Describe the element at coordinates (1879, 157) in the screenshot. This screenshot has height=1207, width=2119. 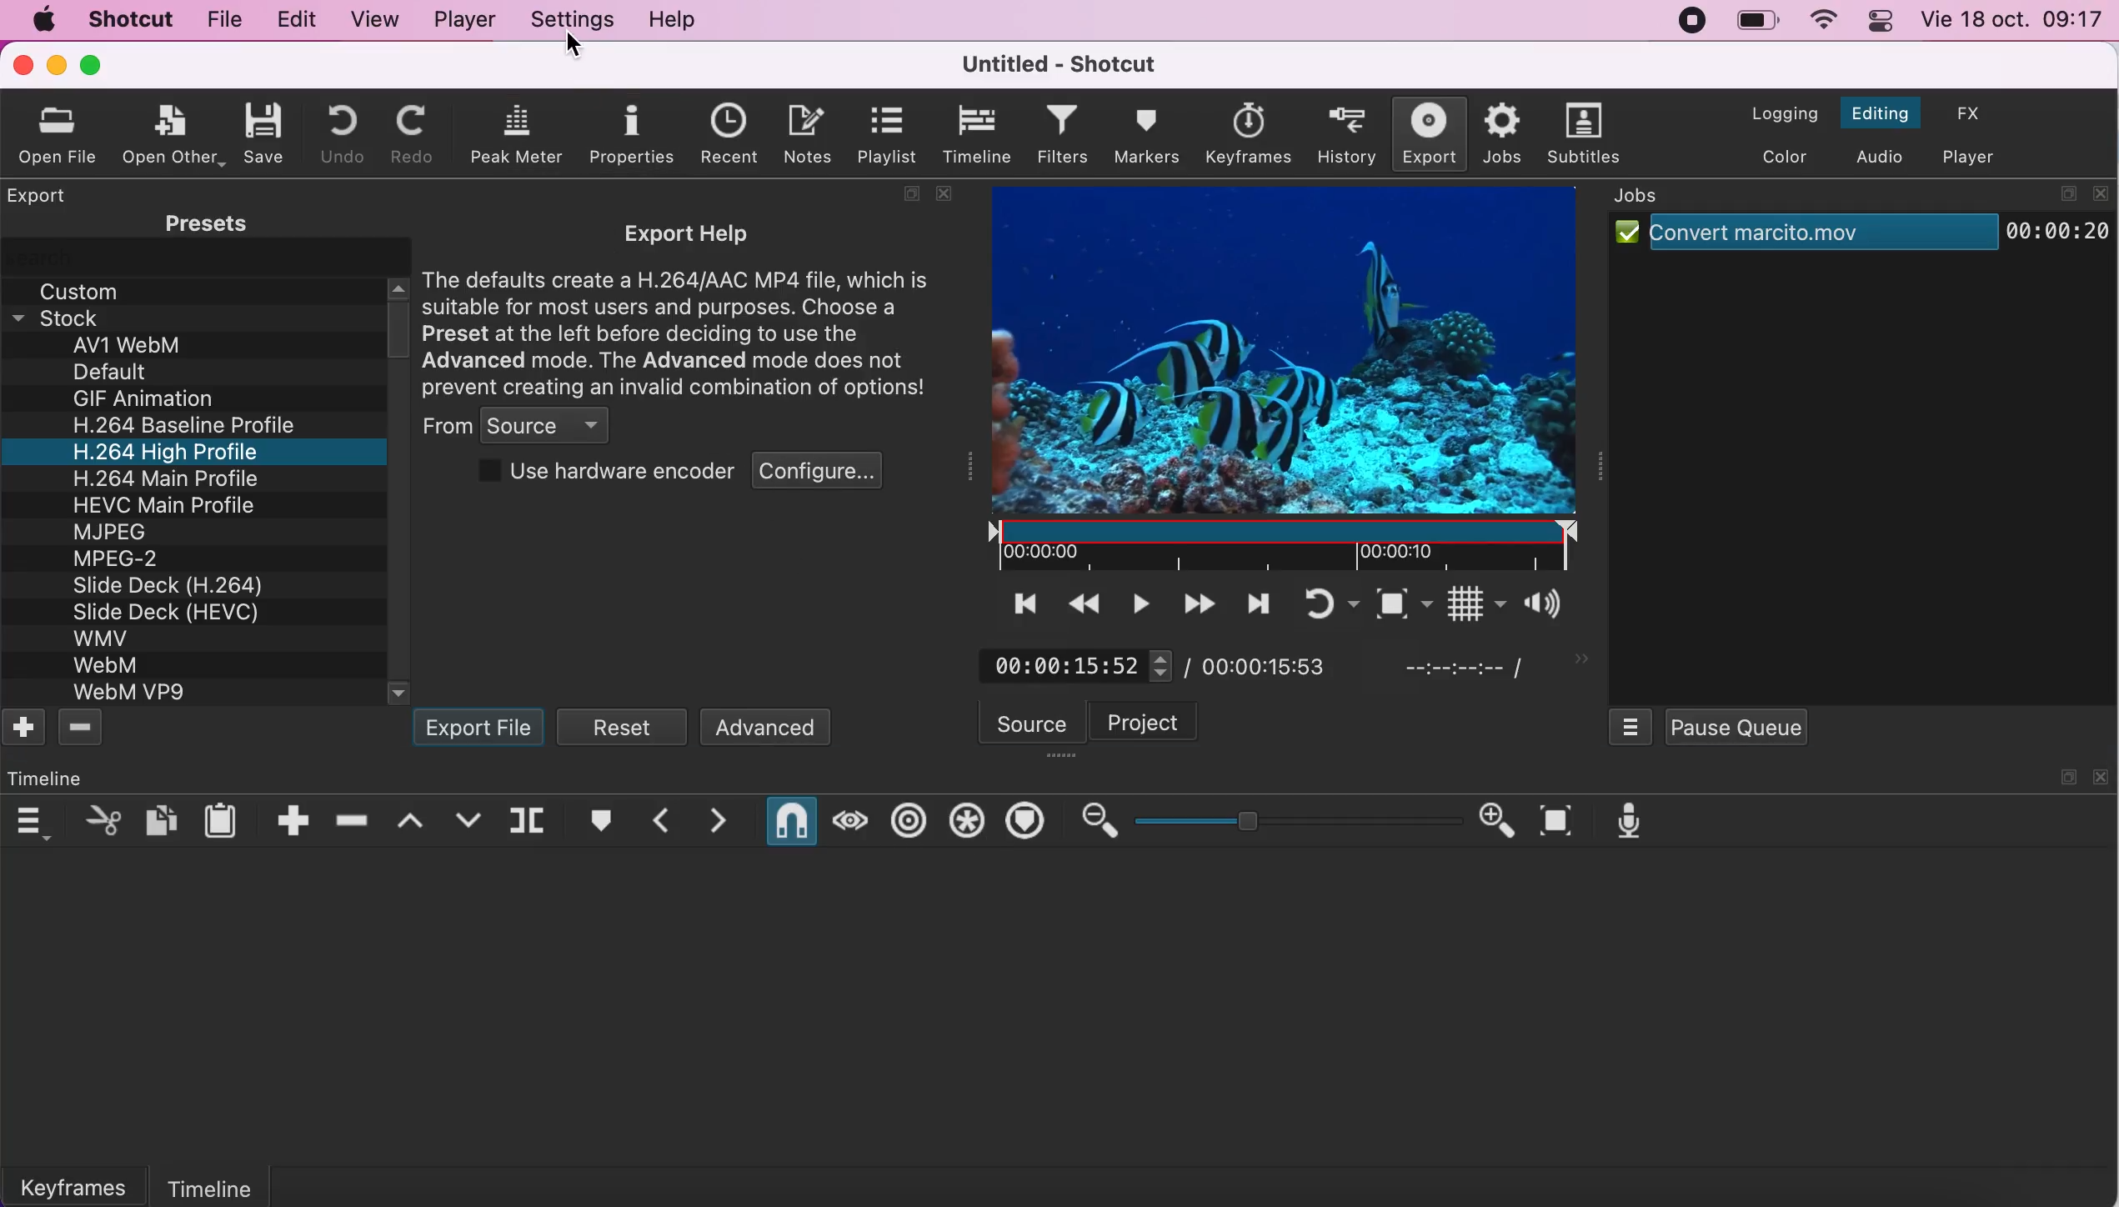
I see `switch to the audio layout` at that location.